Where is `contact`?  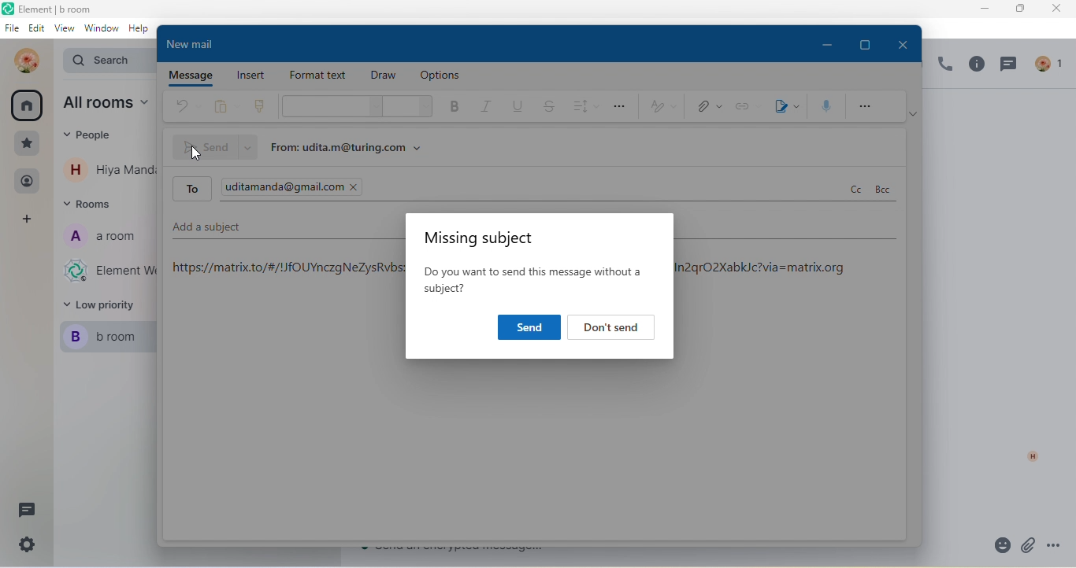
contact is located at coordinates (108, 169).